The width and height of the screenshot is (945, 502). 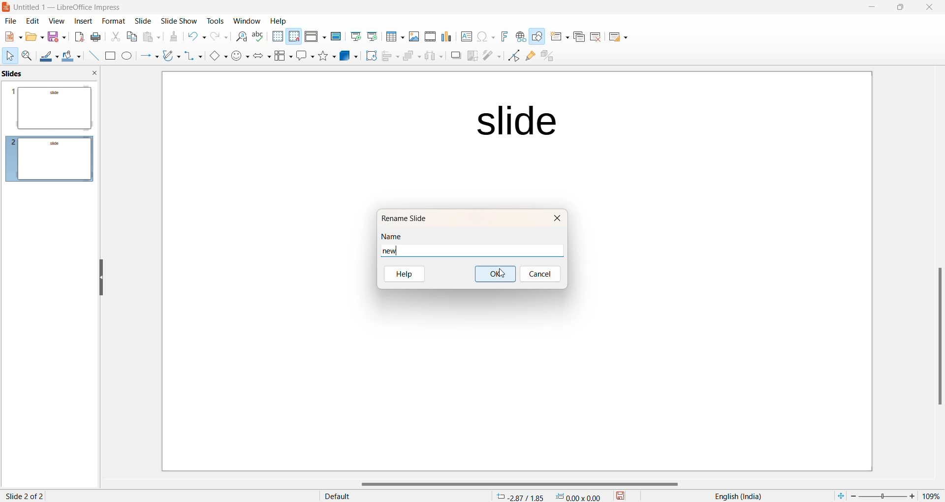 I want to click on cursor location: -2.87/1.85, so click(x=520, y=497).